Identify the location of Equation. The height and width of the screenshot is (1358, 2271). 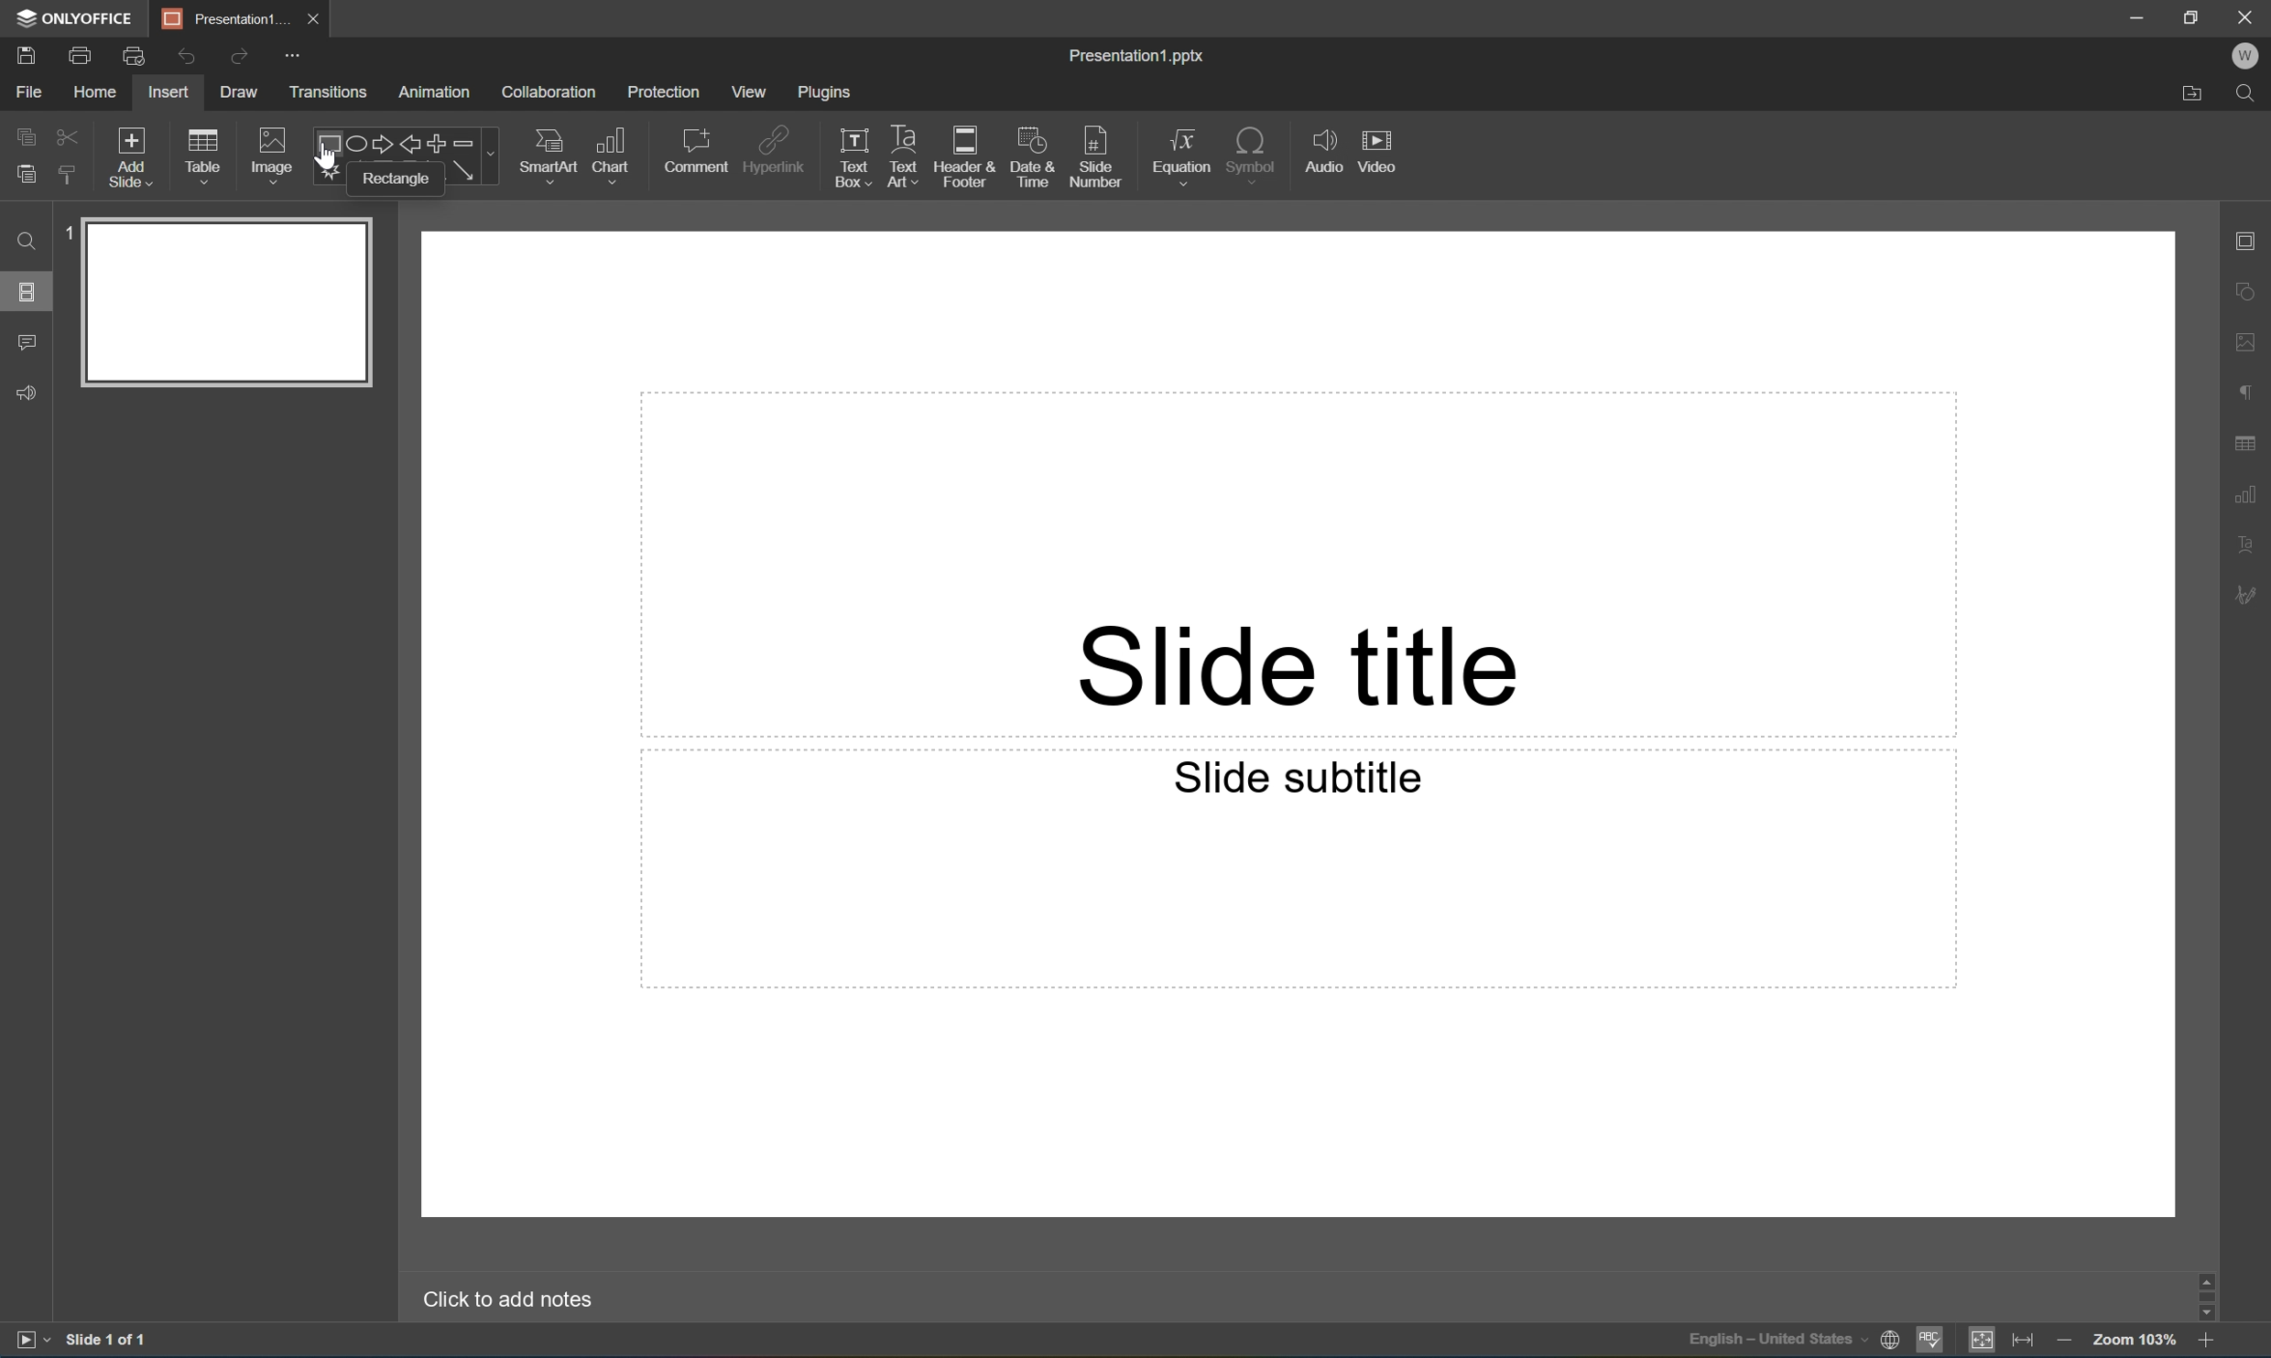
(1182, 150).